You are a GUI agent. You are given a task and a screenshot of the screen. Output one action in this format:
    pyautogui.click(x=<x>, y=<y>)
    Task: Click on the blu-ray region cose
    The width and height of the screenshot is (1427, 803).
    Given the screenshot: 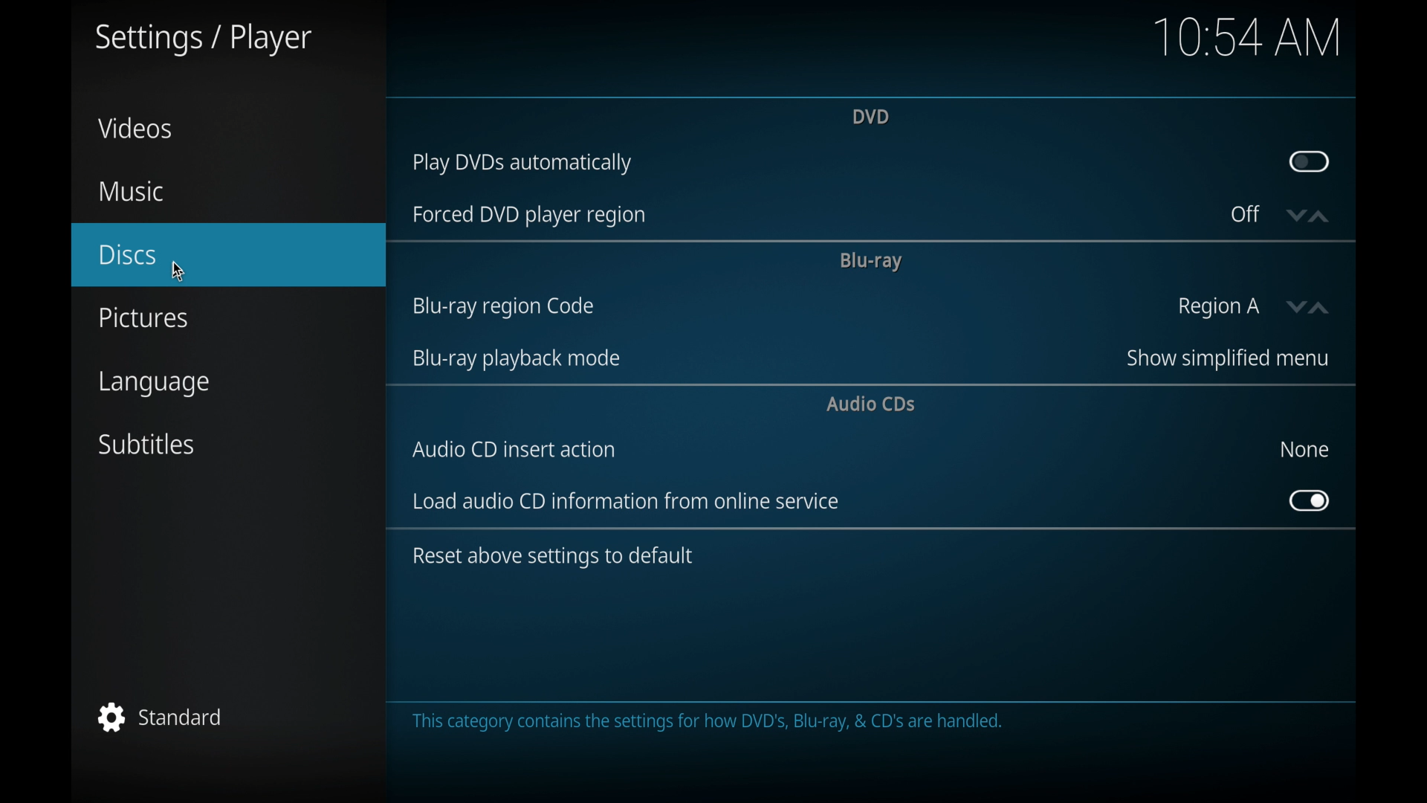 What is the action you would take?
    pyautogui.click(x=502, y=307)
    